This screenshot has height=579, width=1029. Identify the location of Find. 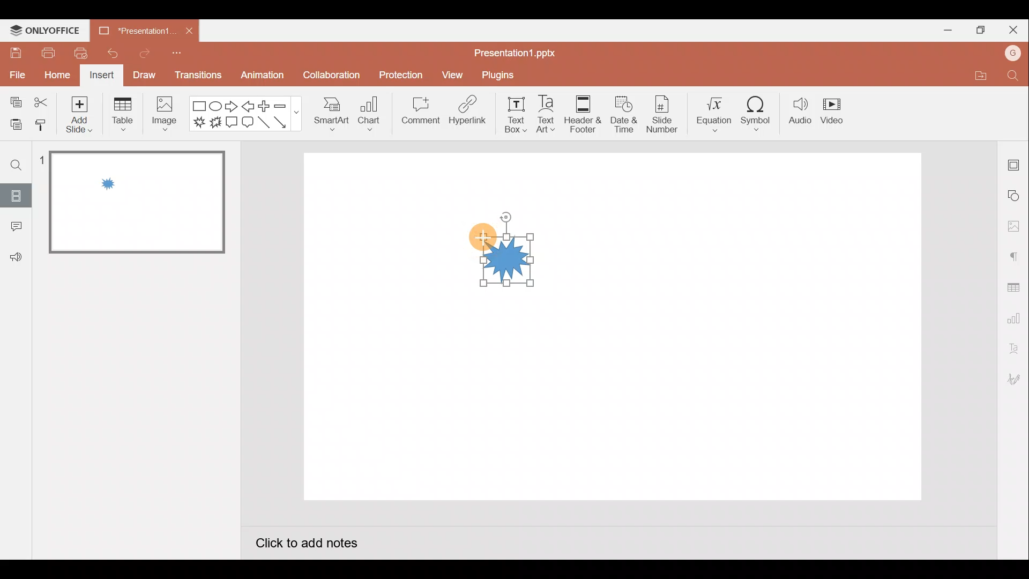
(15, 165).